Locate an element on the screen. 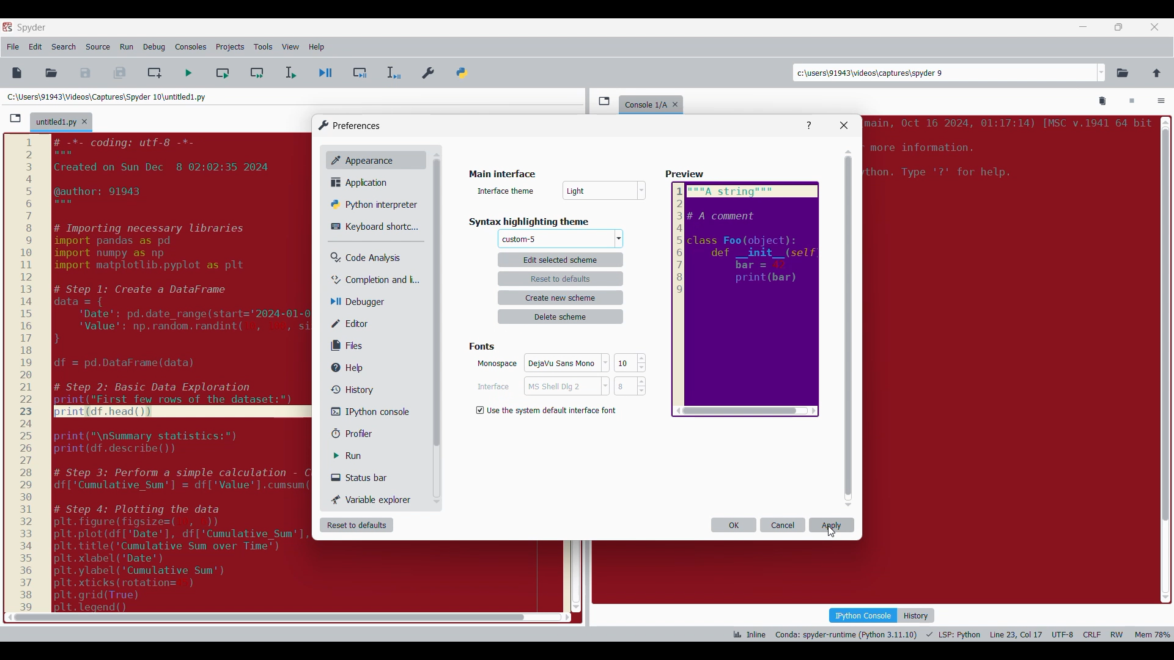  Current tab is located at coordinates (55, 123).